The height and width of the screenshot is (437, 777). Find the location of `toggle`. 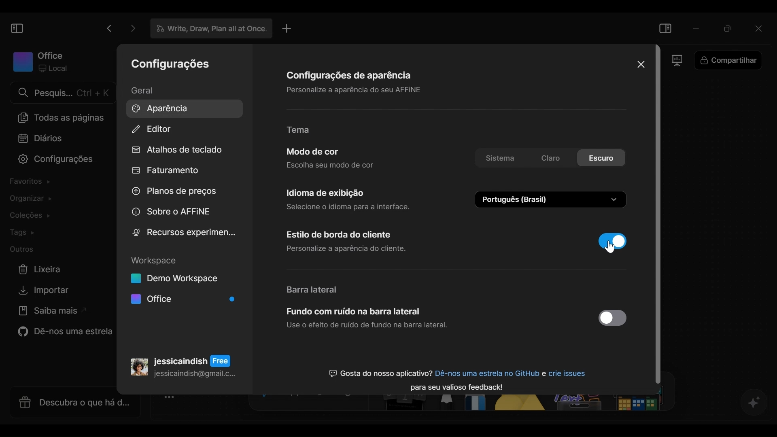

toggle is located at coordinates (611, 318).